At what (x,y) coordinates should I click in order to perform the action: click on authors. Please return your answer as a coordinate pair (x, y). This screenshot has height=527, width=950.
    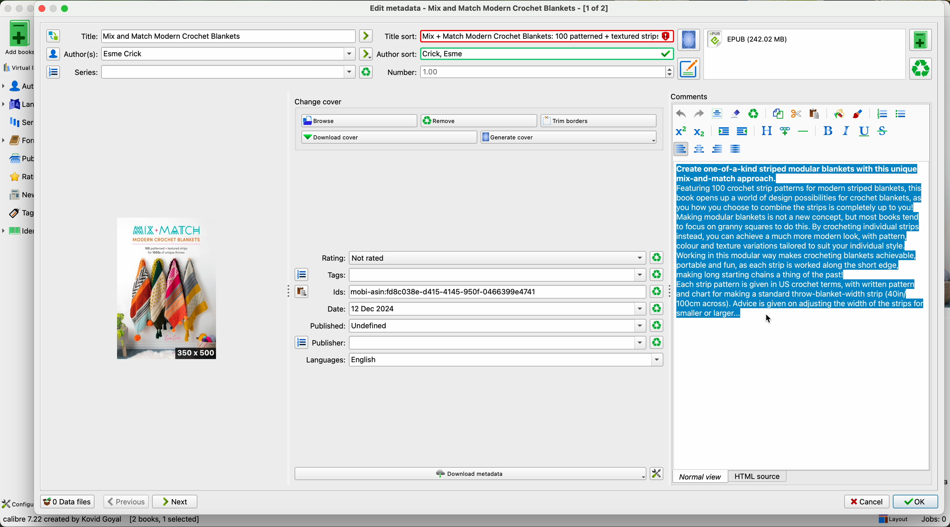
    Looking at the image, I should click on (18, 86).